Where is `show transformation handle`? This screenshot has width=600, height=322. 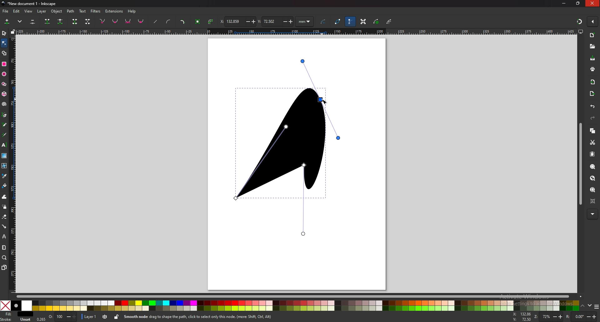
show transformation handle is located at coordinates (364, 22).